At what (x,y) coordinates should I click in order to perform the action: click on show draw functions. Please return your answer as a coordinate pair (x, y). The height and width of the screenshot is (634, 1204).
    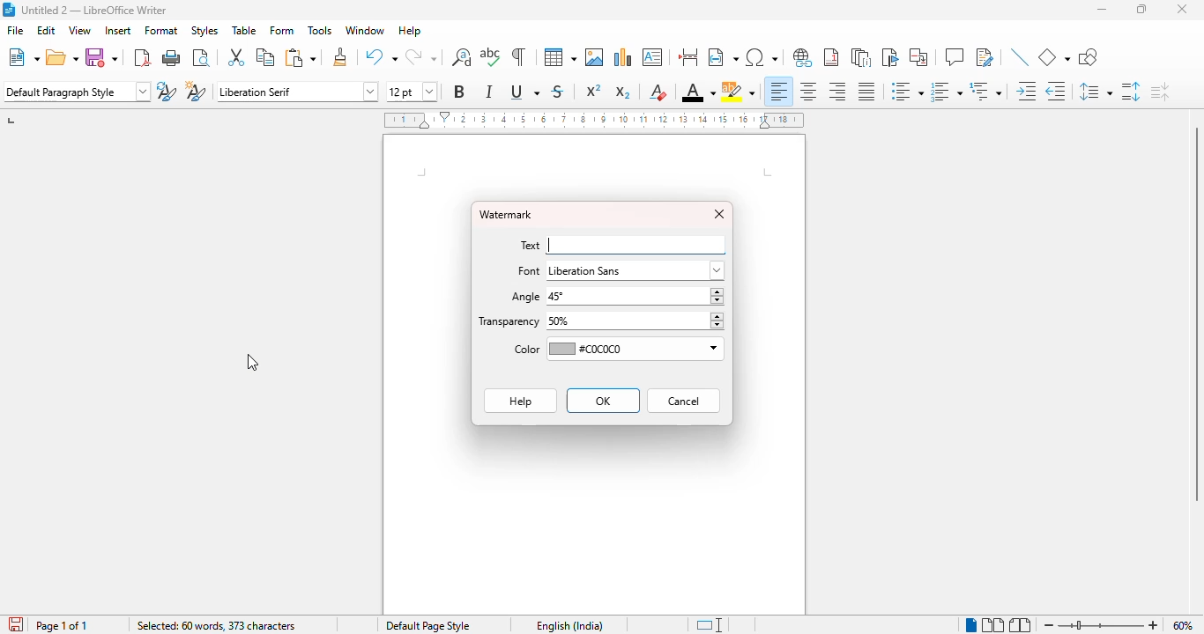
    Looking at the image, I should click on (1089, 57).